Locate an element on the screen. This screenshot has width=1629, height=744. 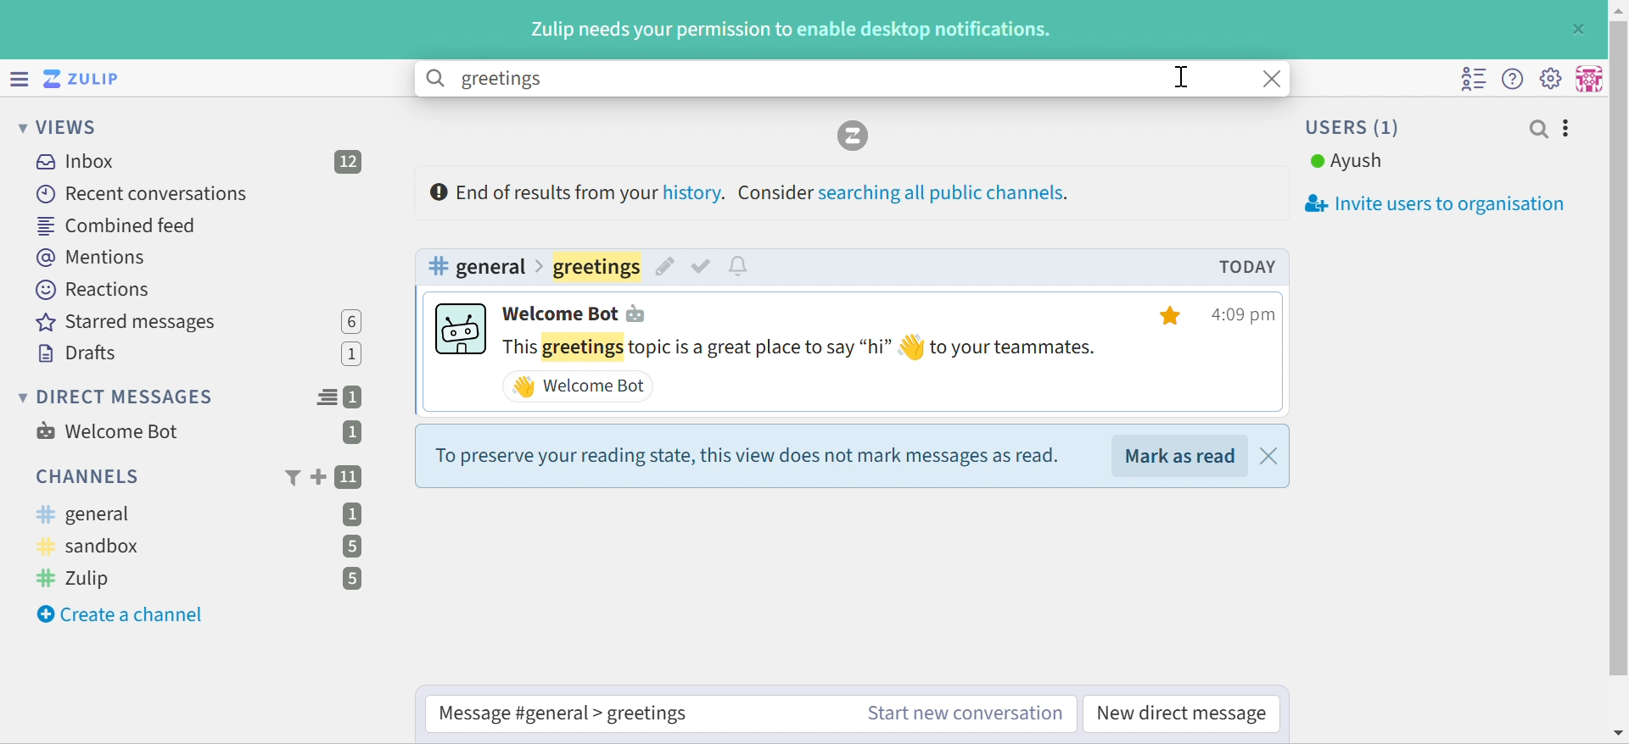
VIEWS is located at coordinates (61, 129).